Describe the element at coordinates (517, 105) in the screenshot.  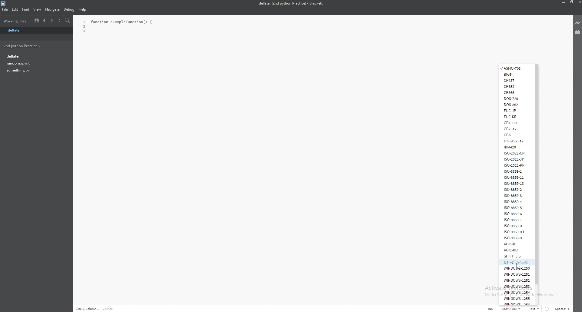
I see `dos862` at that location.